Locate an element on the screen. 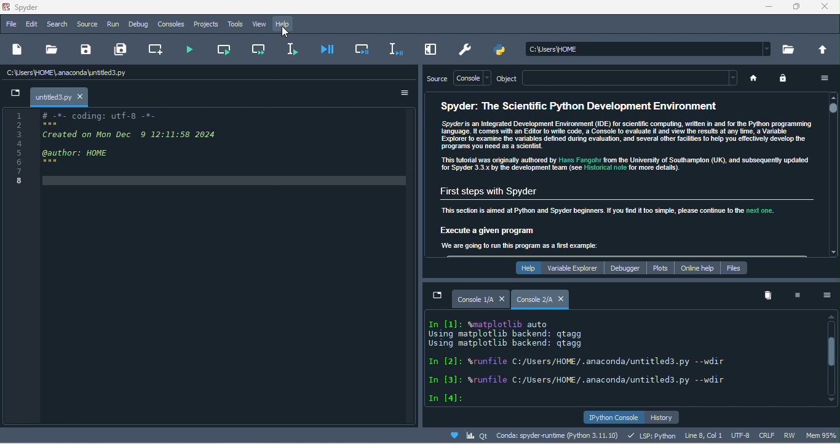 The height and width of the screenshot is (444, 840). search bar is located at coordinates (651, 48).